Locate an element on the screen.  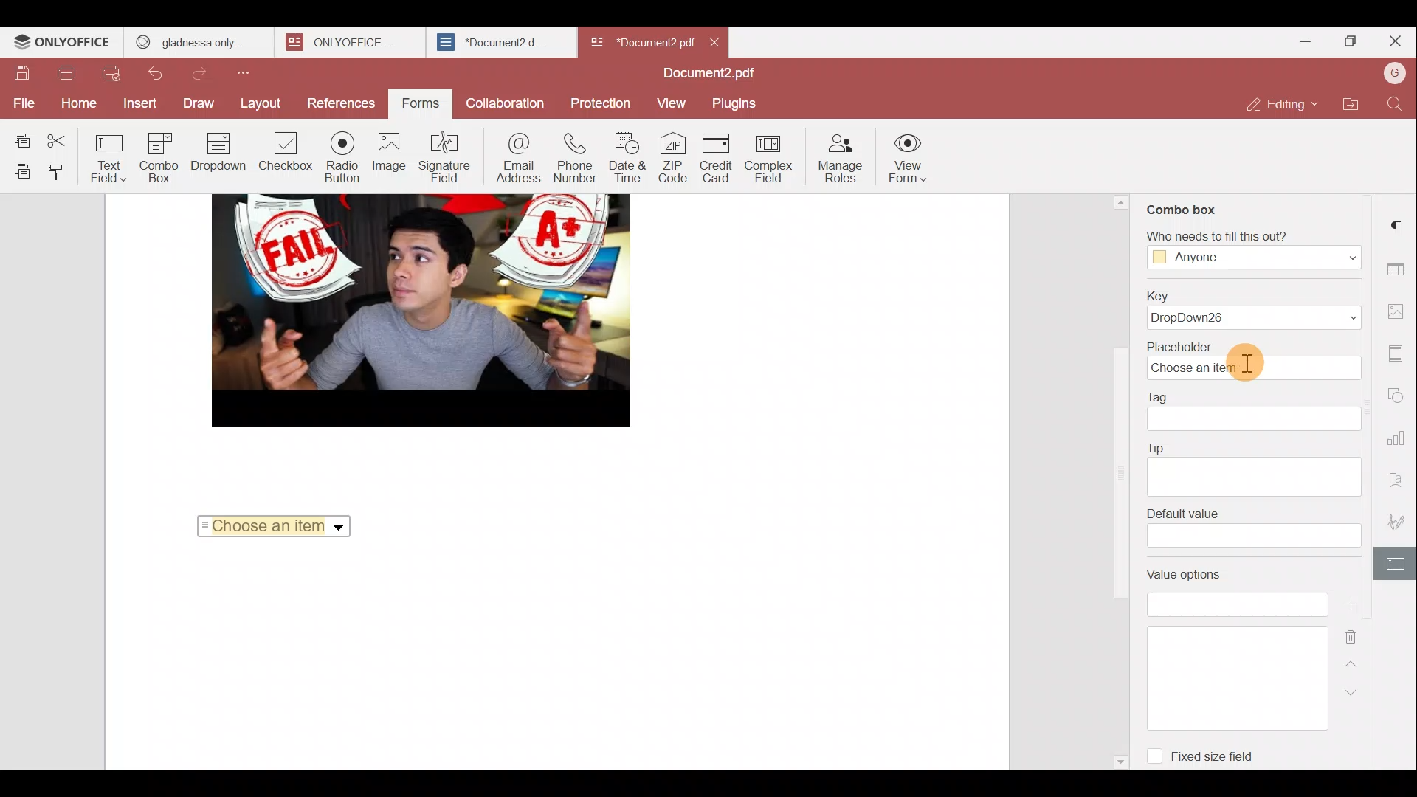
View form is located at coordinates (909, 155).